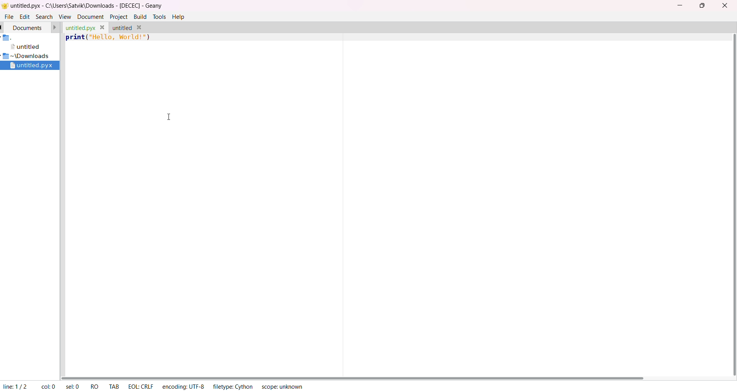  What do you see at coordinates (178, 17) in the screenshot?
I see `help` at bounding box center [178, 17].